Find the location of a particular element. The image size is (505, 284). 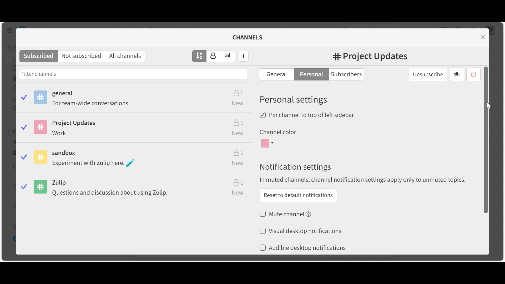

Reset to default notifications is located at coordinates (299, 195).